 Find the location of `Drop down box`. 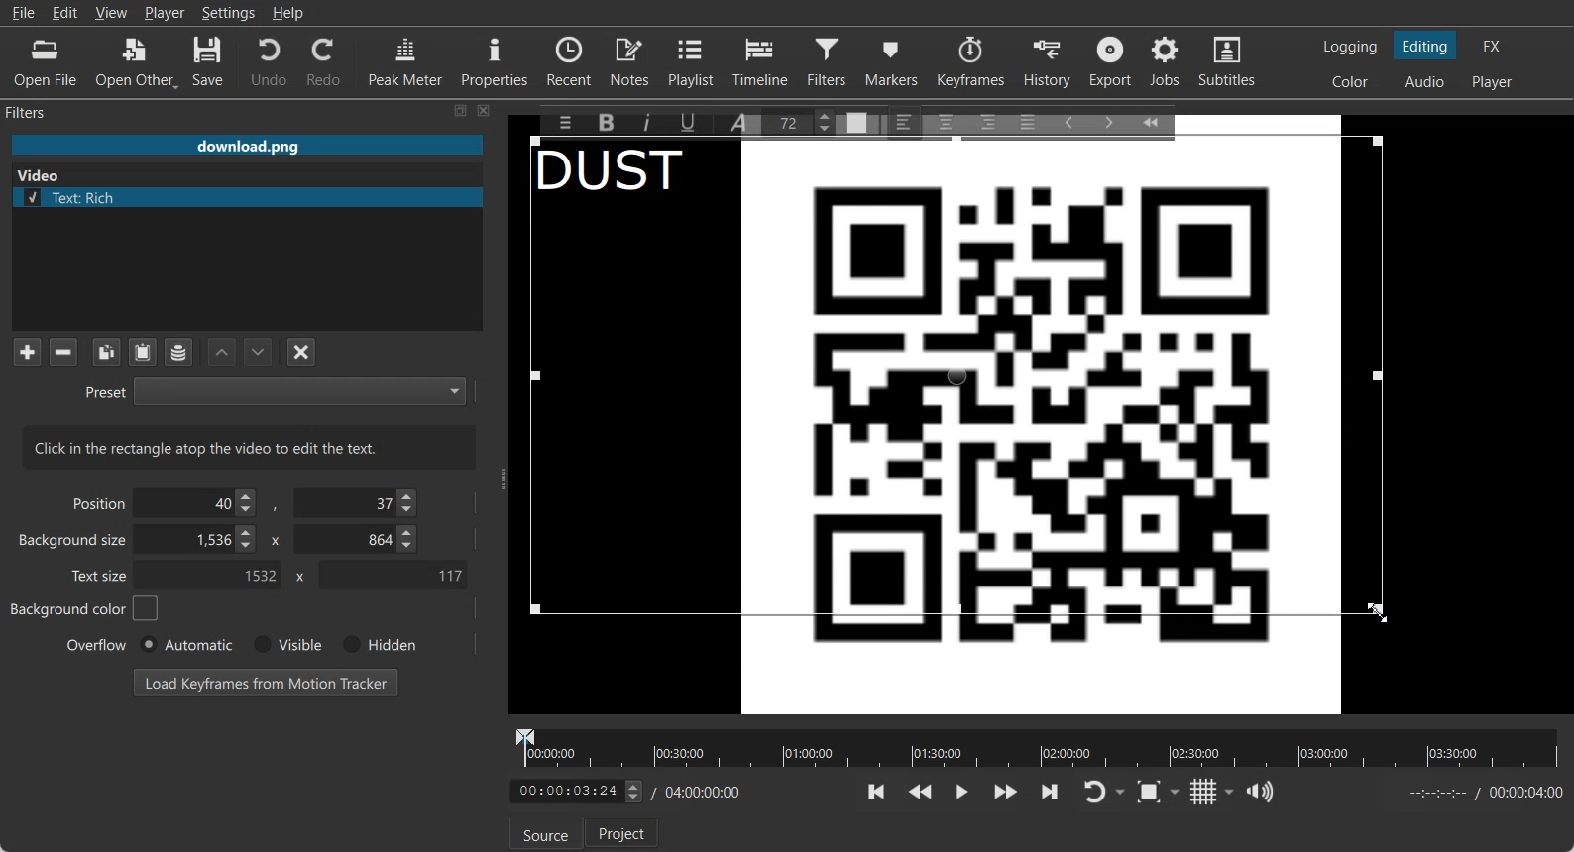

Drop down box is located at coordinates (1230, 792).